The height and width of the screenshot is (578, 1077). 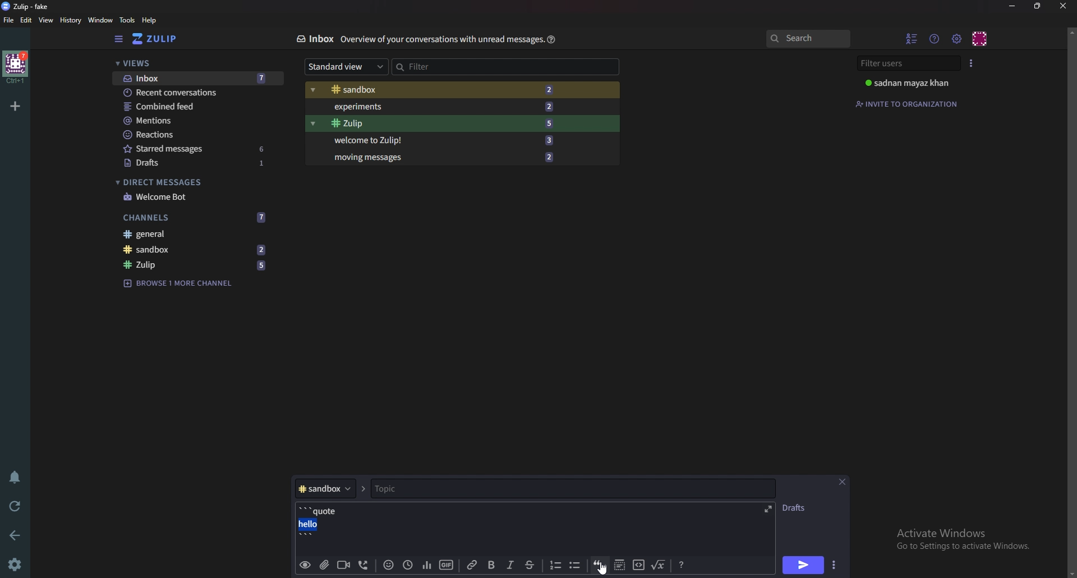 I want to click on Tools, so click(x=128, y=21).